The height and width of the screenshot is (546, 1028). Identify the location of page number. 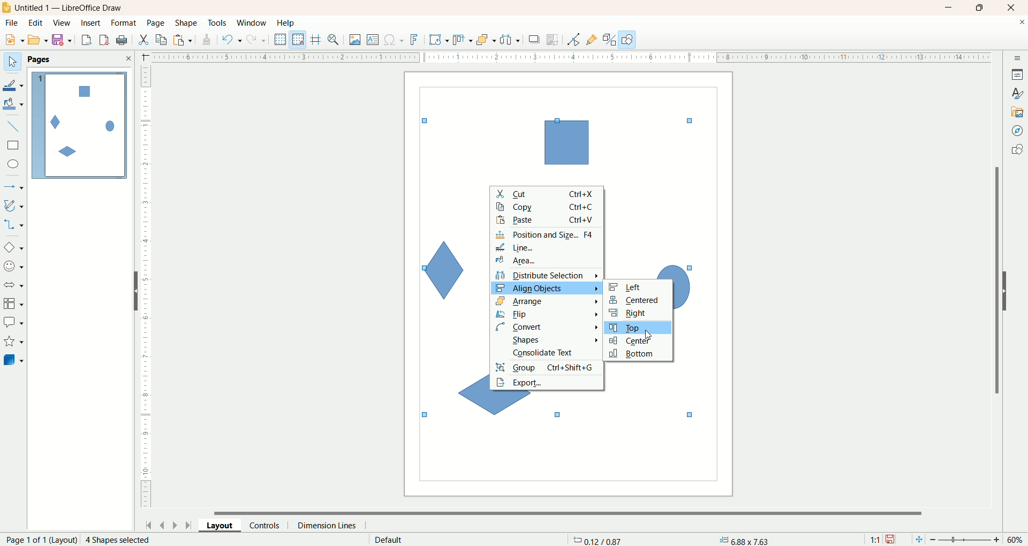
(39, 540).